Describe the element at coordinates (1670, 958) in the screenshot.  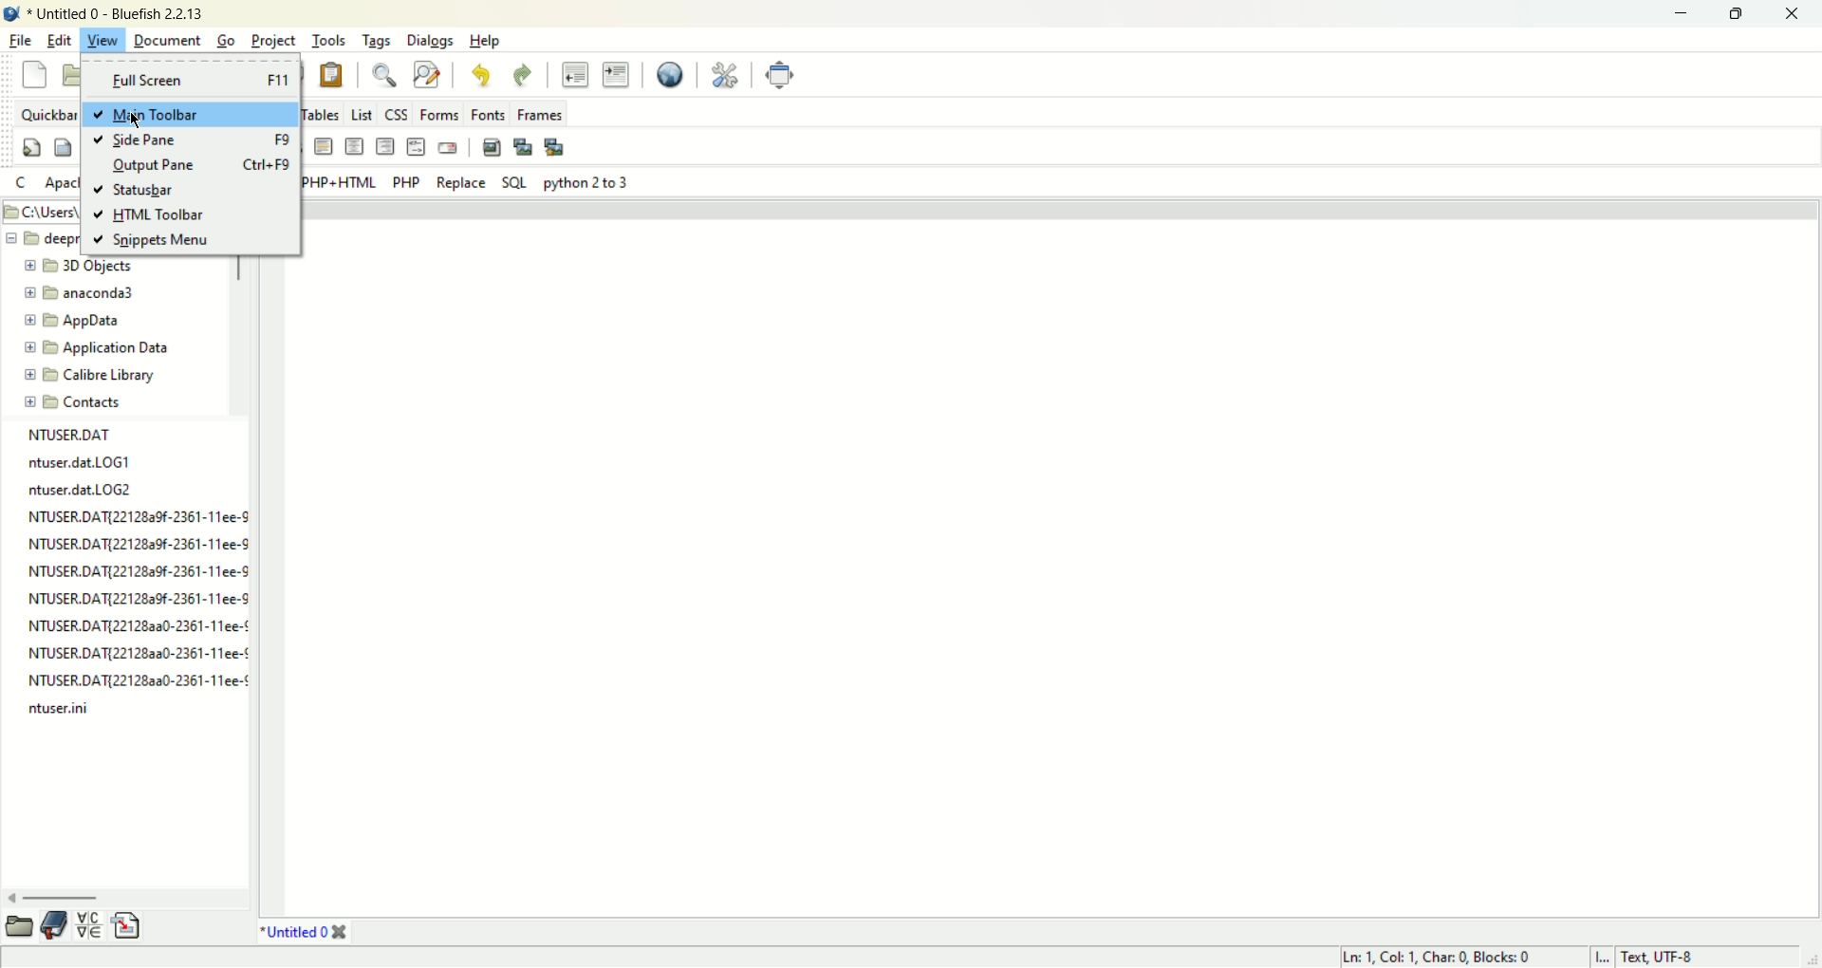
I see `text, UTF-8` at that location.